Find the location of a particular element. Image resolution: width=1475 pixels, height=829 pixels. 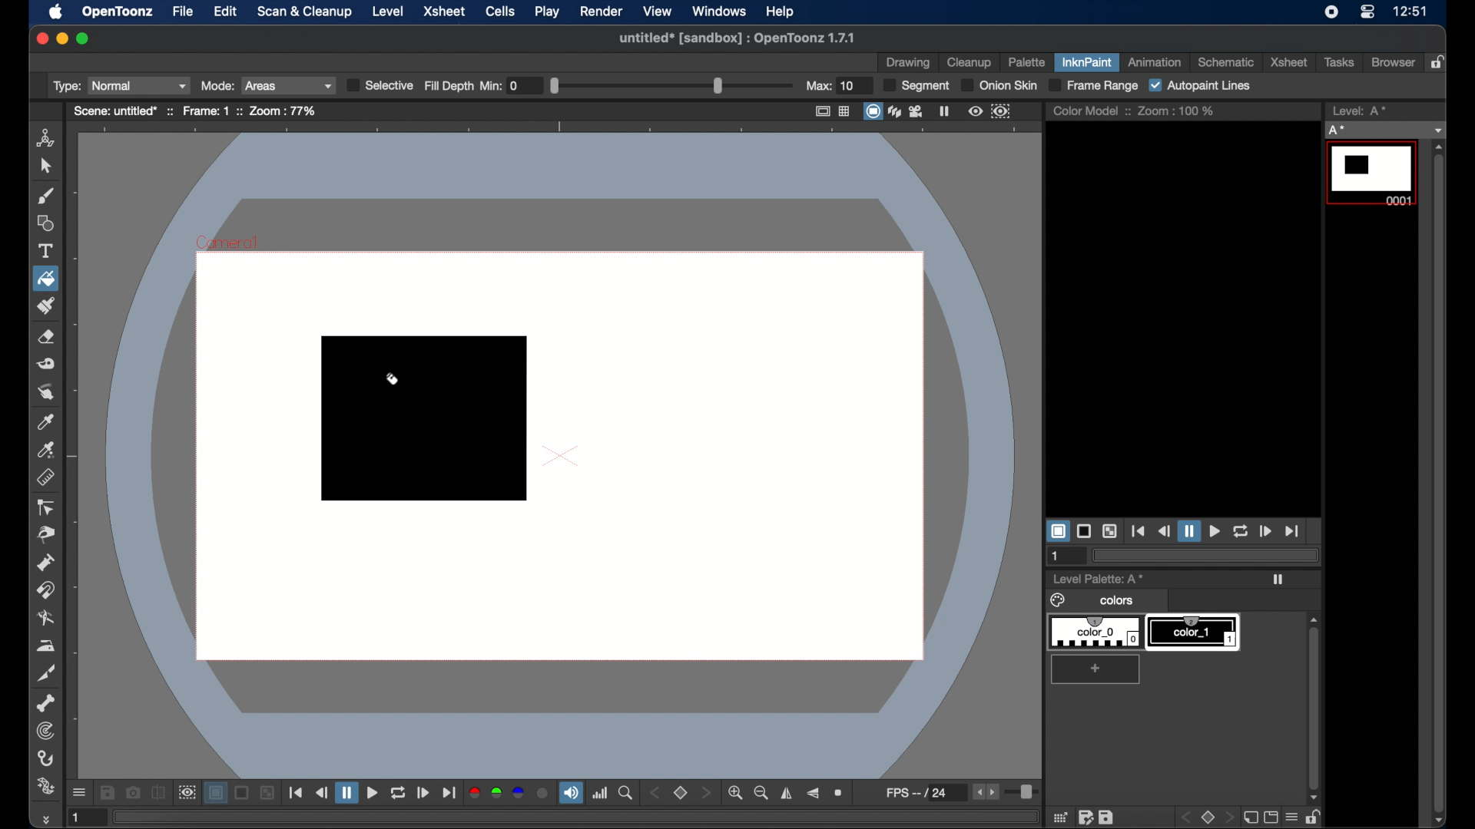

scroll down arrow is located at coordinates (1444, 821).